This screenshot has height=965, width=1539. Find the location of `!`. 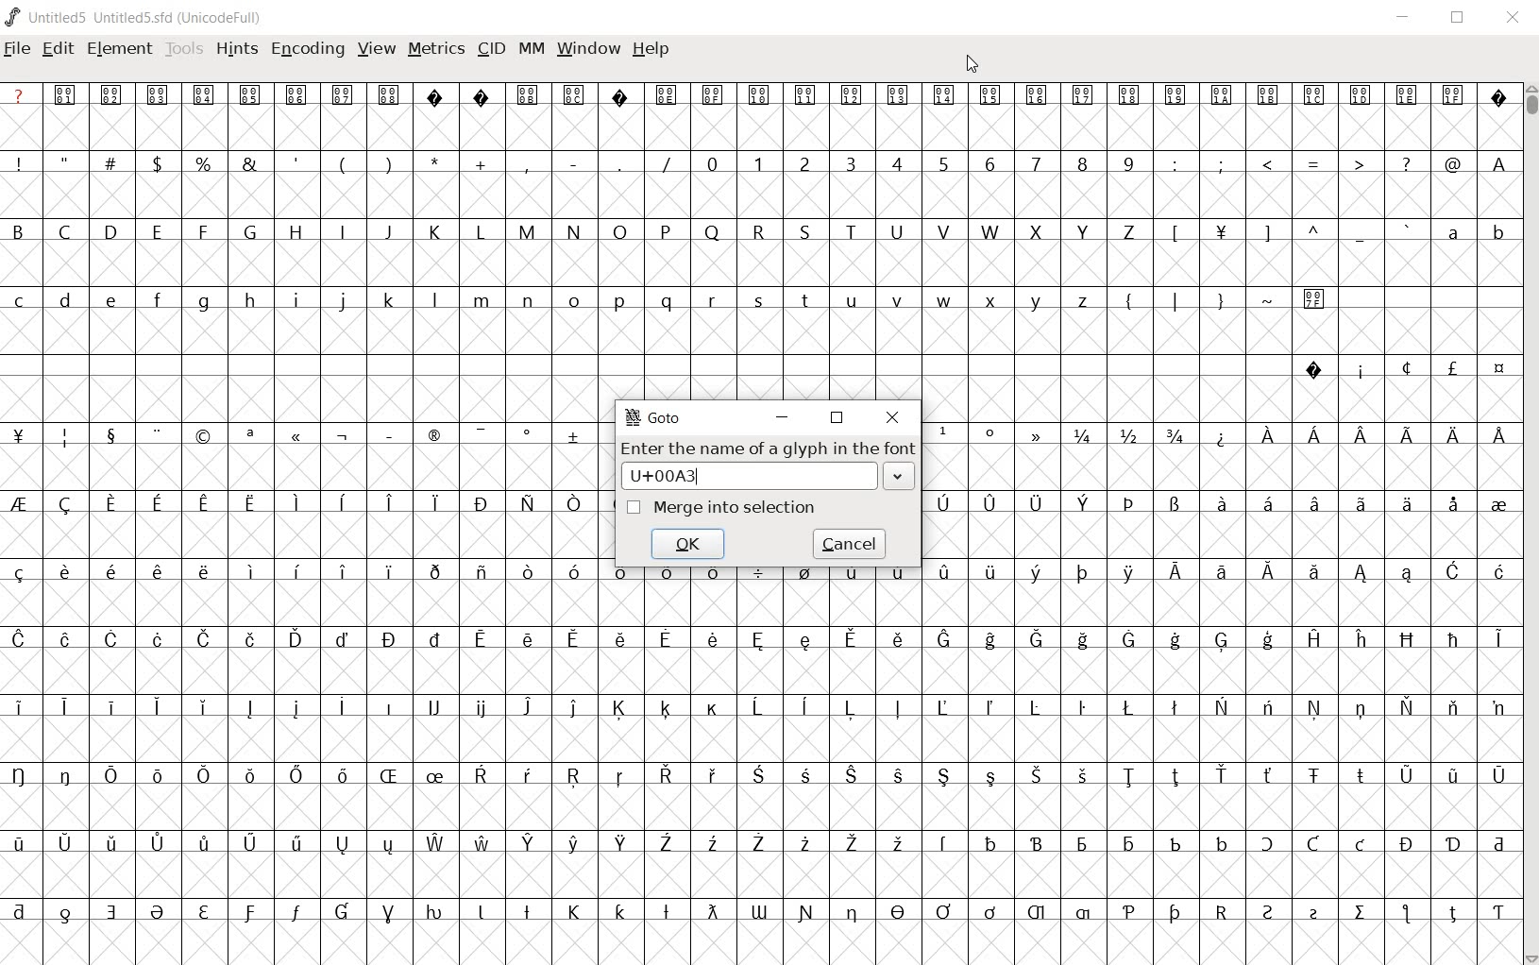

! is located at coordinates (24, 162).